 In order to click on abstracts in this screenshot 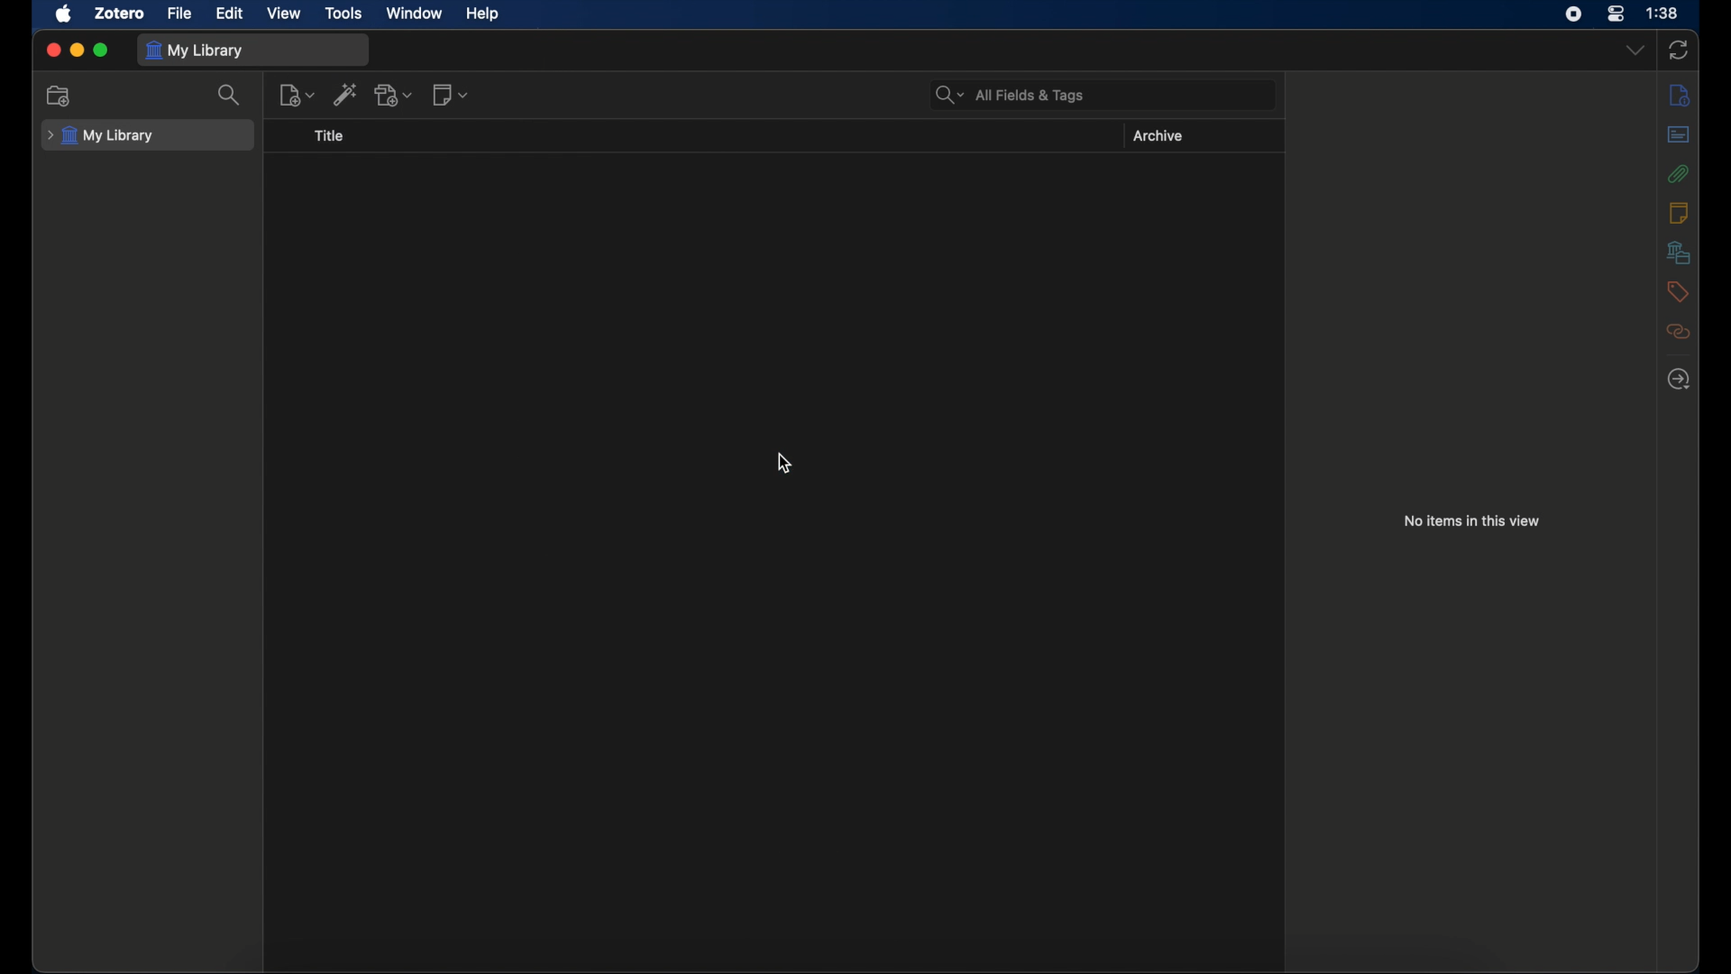, I will do `click(1678, 133)`.